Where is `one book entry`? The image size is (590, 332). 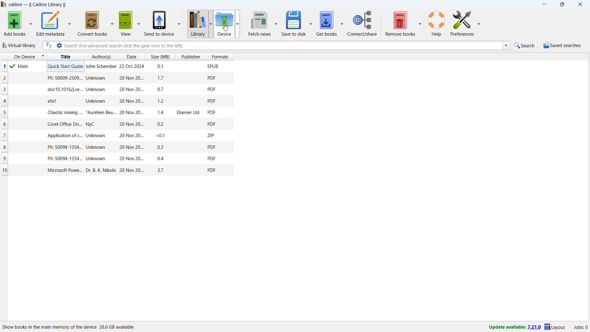 one book entry is located at coordinates (118, 148).